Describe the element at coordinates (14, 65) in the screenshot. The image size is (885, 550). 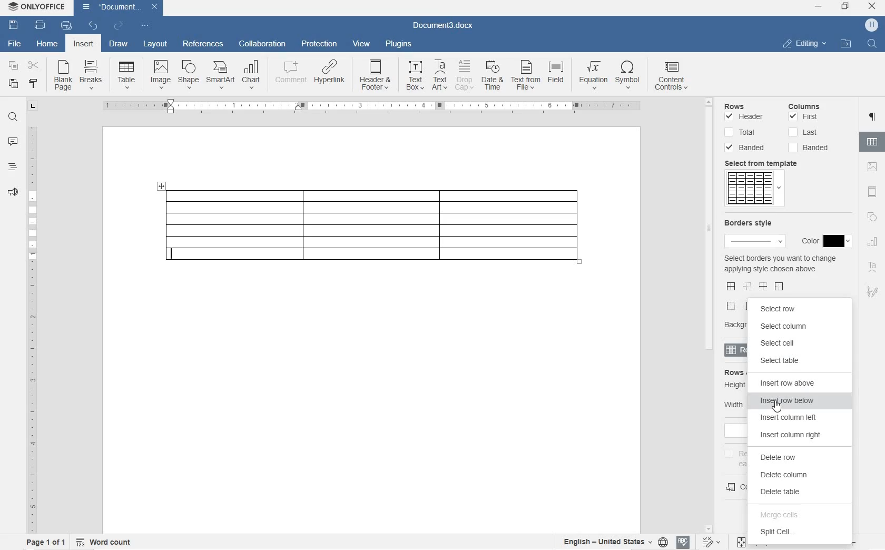
I see `COPY` at that location.